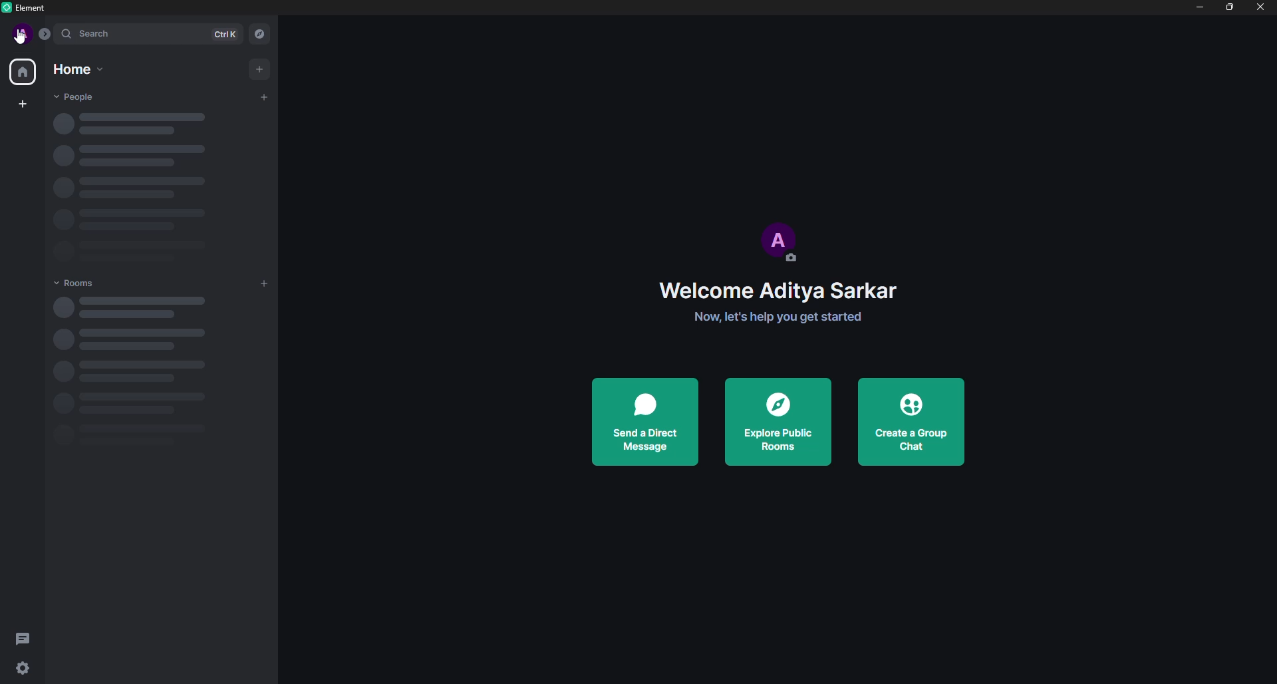 The width and height of the screenshot is (1277, 684). What do you see at coordinates (1200, 10) in the screenshot?
I see `minimize` at bounding box center [1200, 10].